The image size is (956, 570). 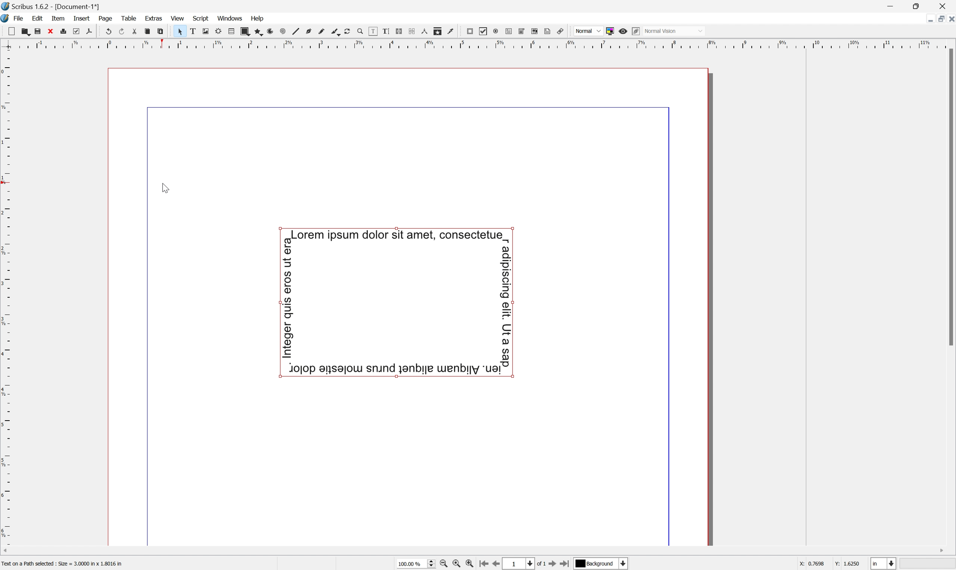 What do you see at coordinates (477, 43) in the screenshot?
I see `Scale` at bounding box center [477, 43].